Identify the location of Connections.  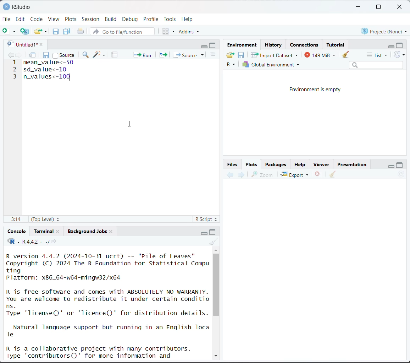
(305, 45).